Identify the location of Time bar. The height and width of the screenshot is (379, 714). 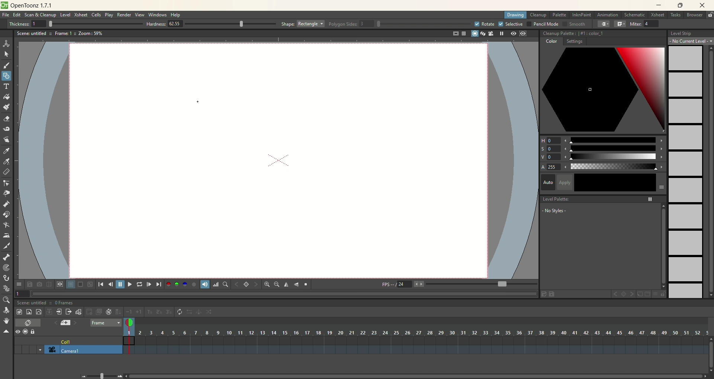
(422, 333).